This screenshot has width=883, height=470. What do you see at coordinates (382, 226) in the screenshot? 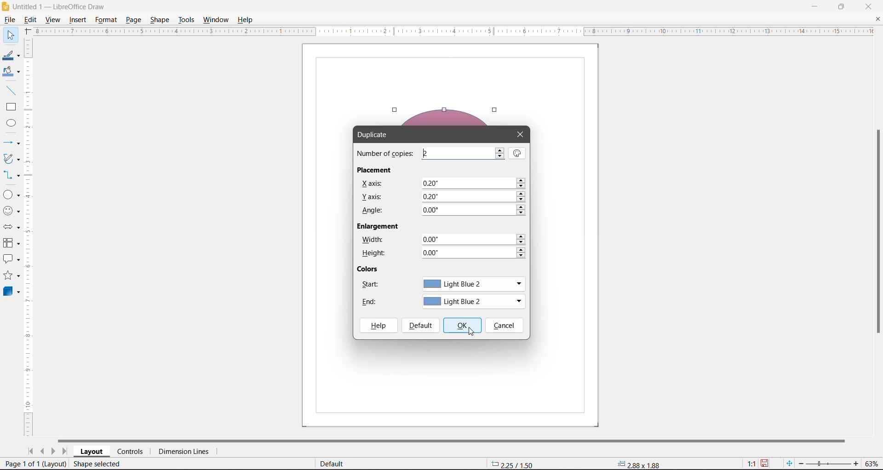
I see `Enlargement` at bounding box center [382, 226].